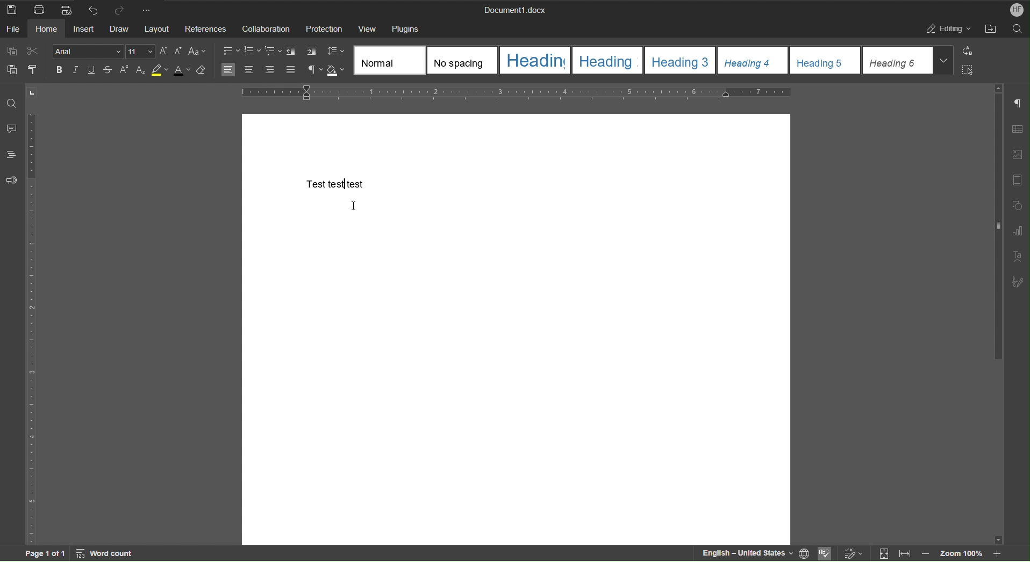  I want to click on Font Size, so click(141, 52).